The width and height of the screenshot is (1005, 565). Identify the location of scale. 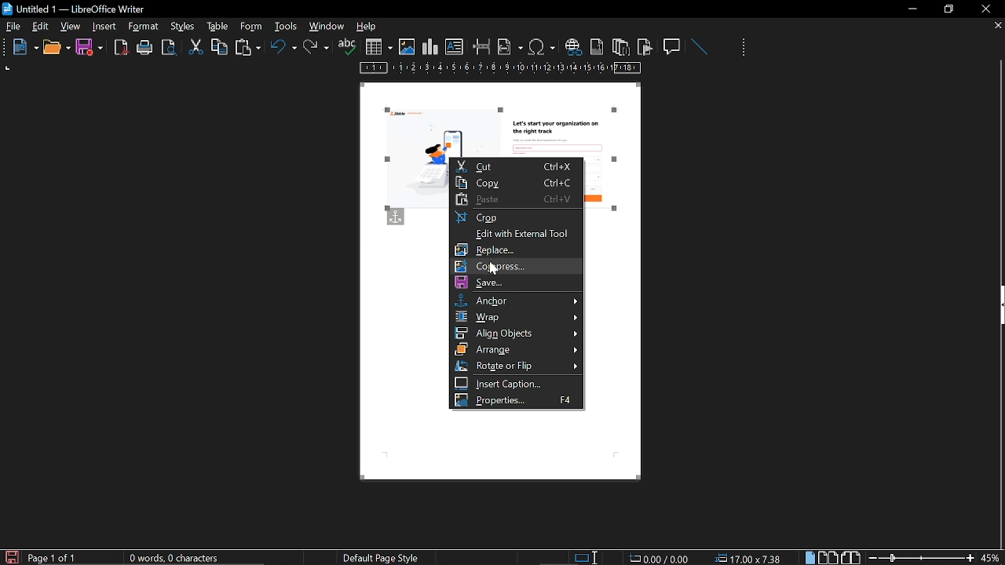
(501, 69).